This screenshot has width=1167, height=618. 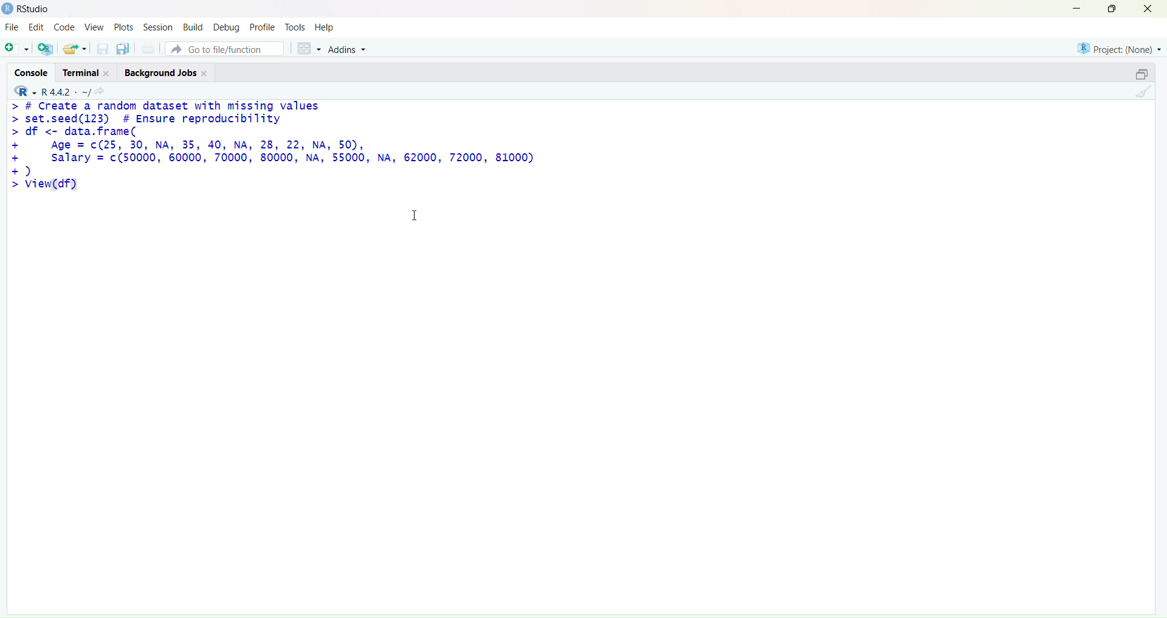 I want to click on close, so click(x=1146, y=10).